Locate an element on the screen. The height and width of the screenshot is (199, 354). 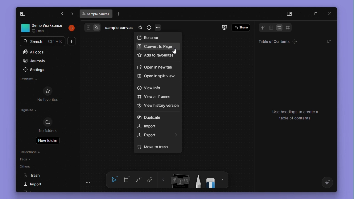
collapse side pane is located at coordinates (26, 14).